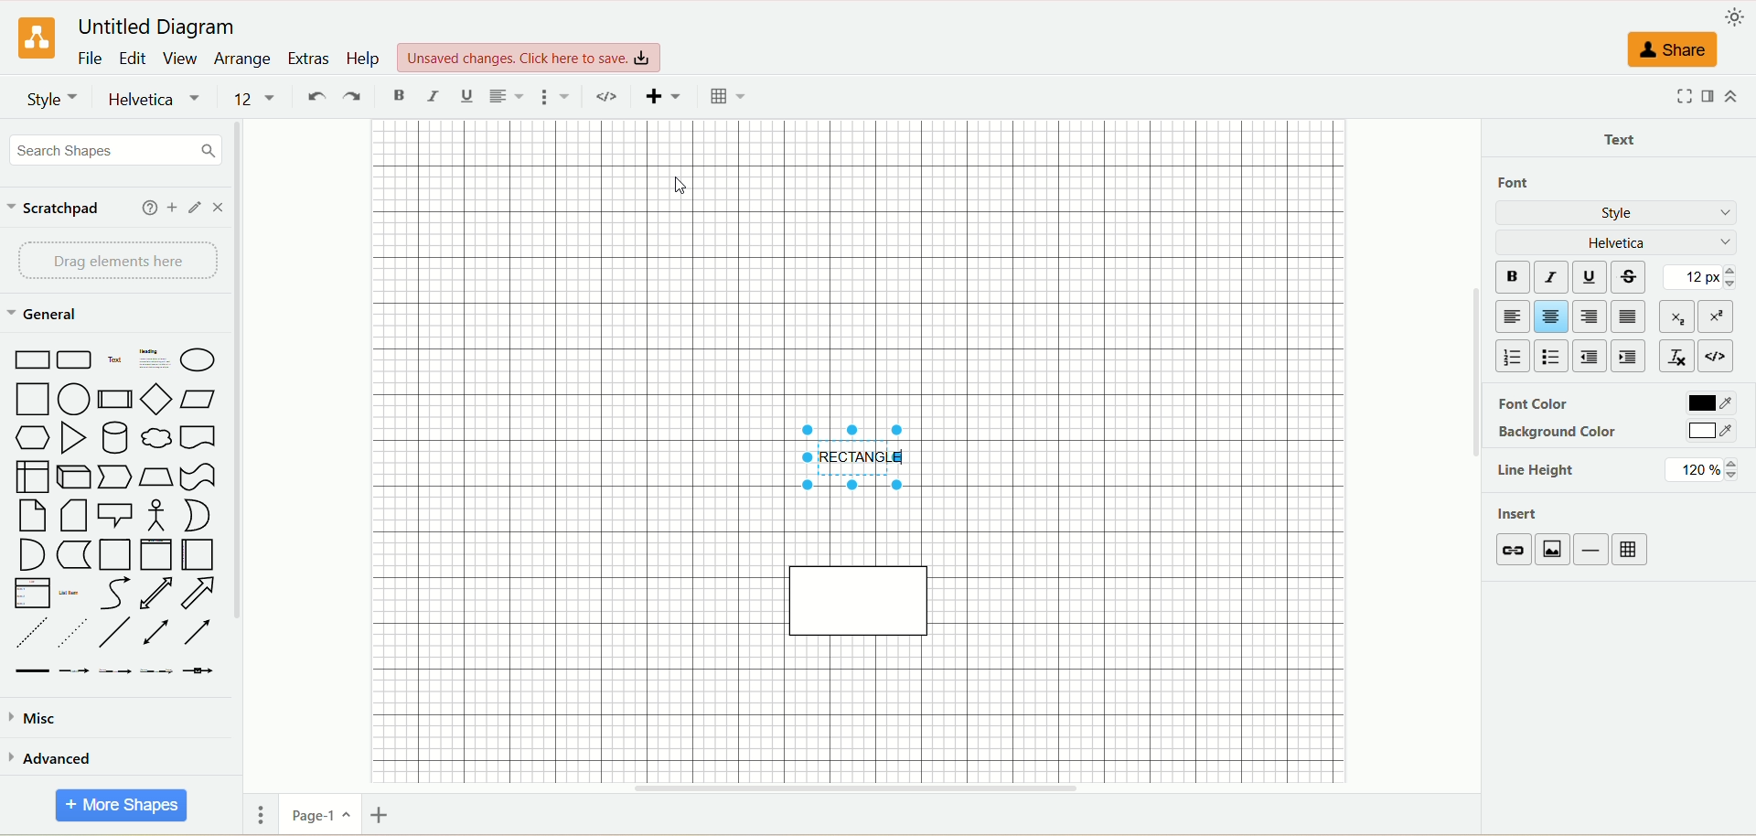 The width and height of the screenshot is (1756, 836). I want to click on trapezoid, so click(155, 477).